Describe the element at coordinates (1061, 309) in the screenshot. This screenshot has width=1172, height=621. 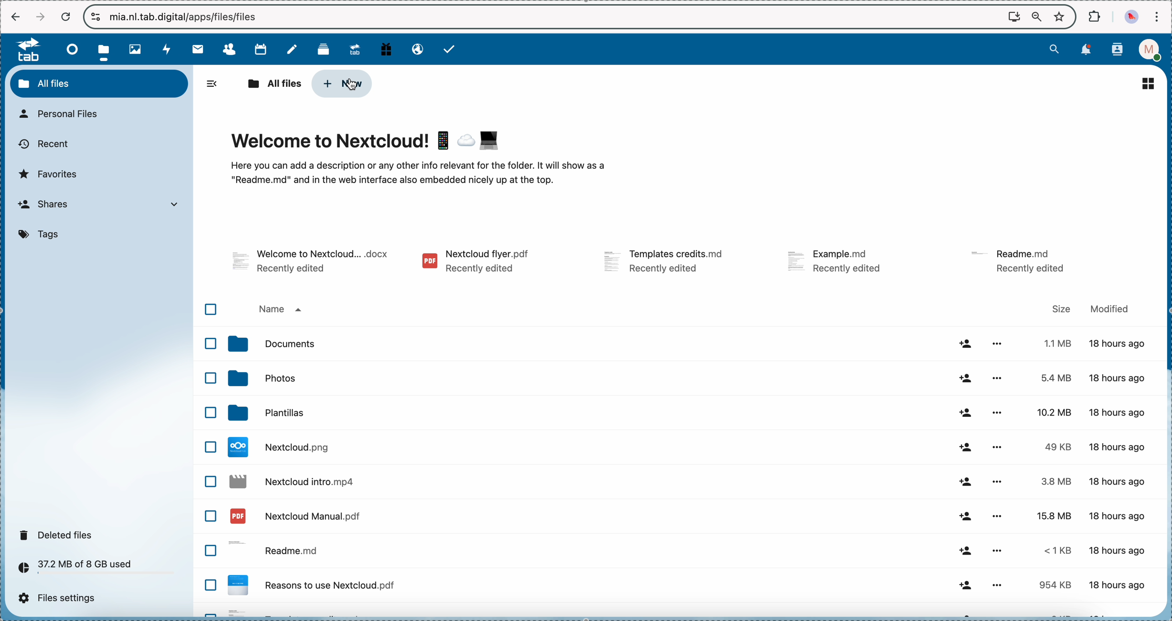
I see `size` at that location.